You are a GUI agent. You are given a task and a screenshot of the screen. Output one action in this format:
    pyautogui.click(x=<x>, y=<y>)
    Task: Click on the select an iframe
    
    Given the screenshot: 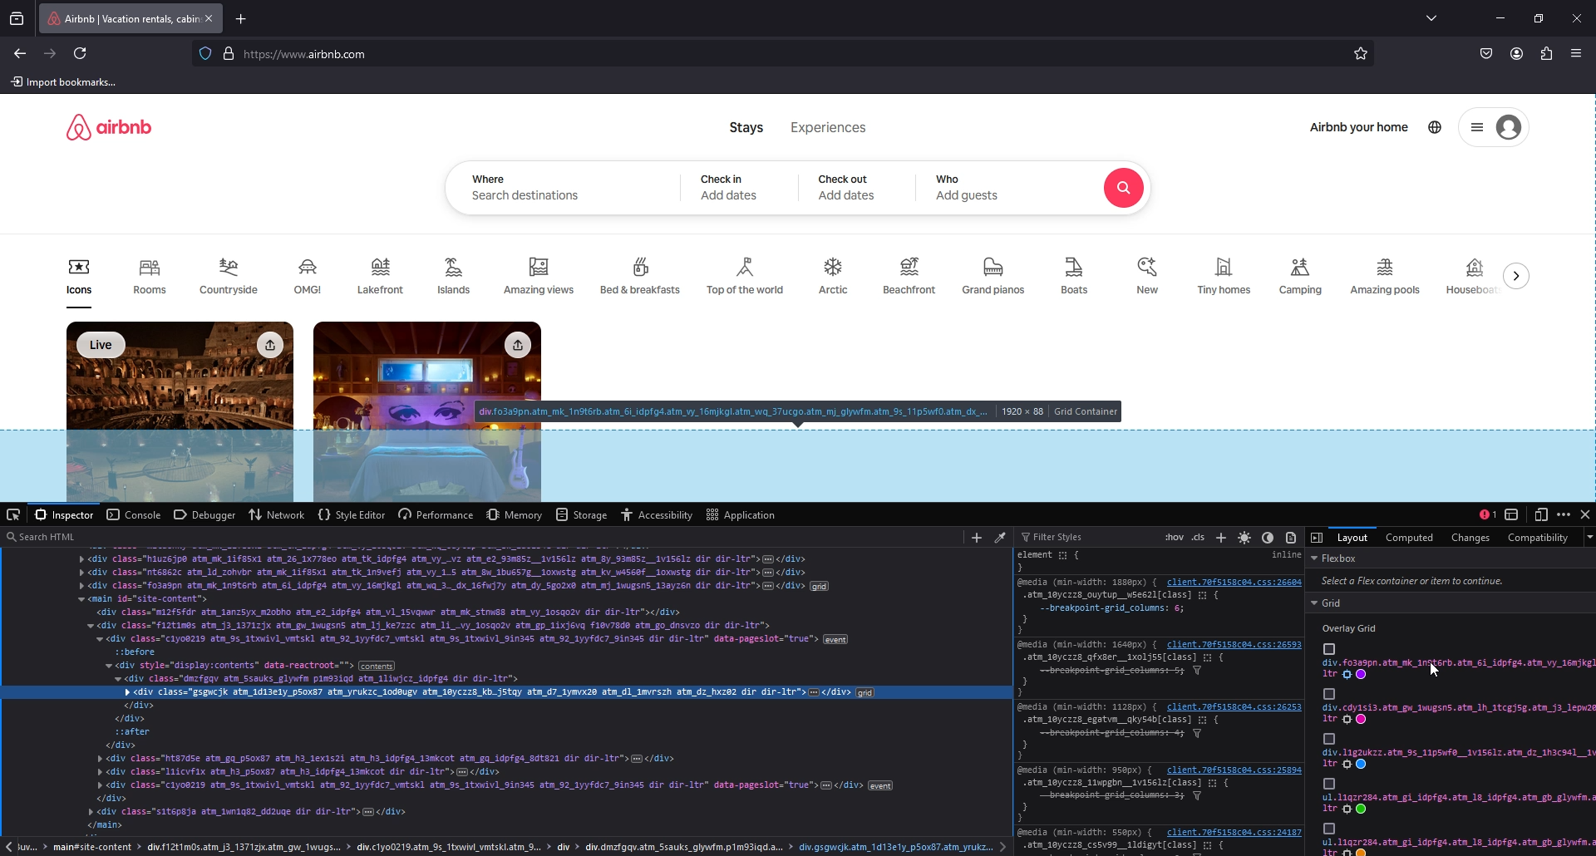 What is the action you would take?
    pyautogui.click(x=1514, y=514)
    